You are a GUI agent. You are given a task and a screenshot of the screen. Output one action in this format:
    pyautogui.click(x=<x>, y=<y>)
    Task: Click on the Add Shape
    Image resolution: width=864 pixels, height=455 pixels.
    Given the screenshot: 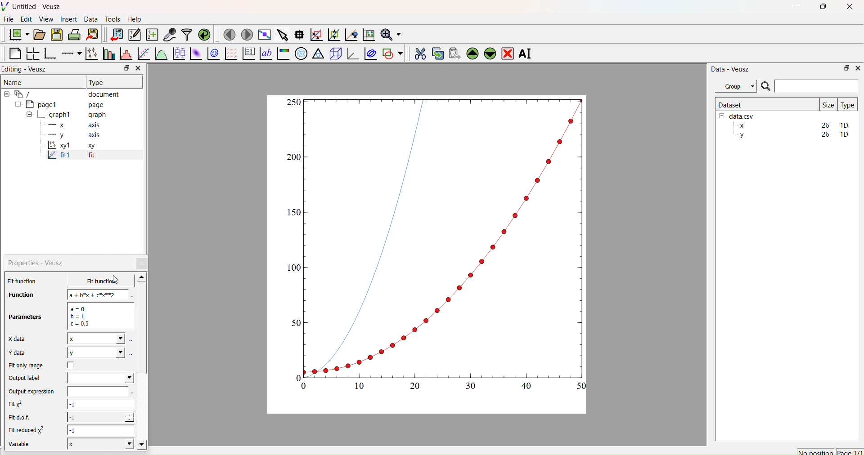 What is the action you would take?
    pyautogui.click(x=391, y=52)
    